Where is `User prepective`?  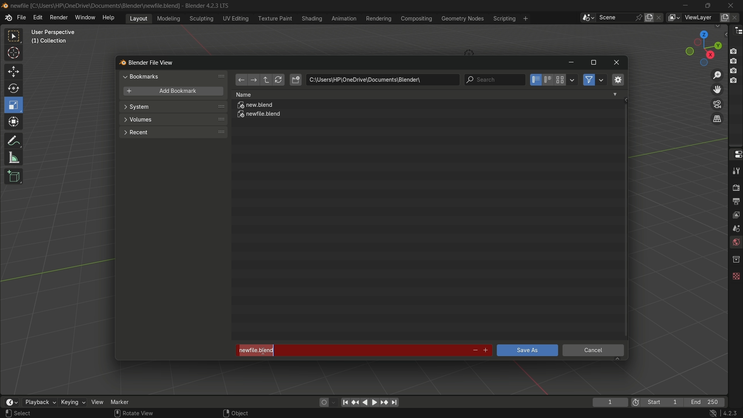
User prepective is located at coordinates (56, 32).